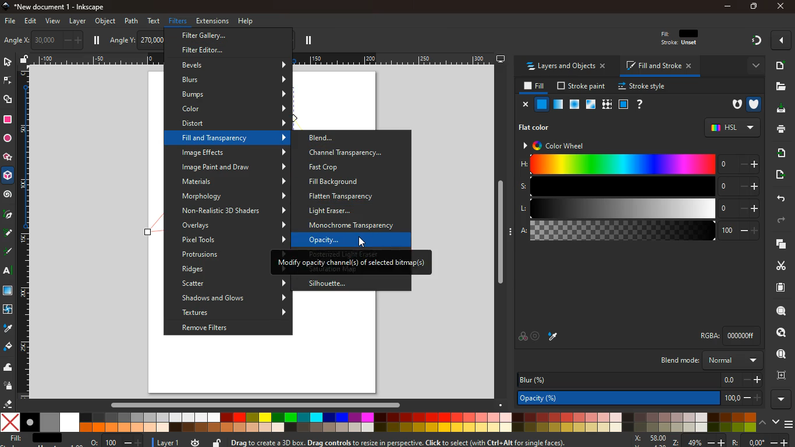  Describe the element at coordinates (9, 386) in the screenshot. I see `spray` at that location.